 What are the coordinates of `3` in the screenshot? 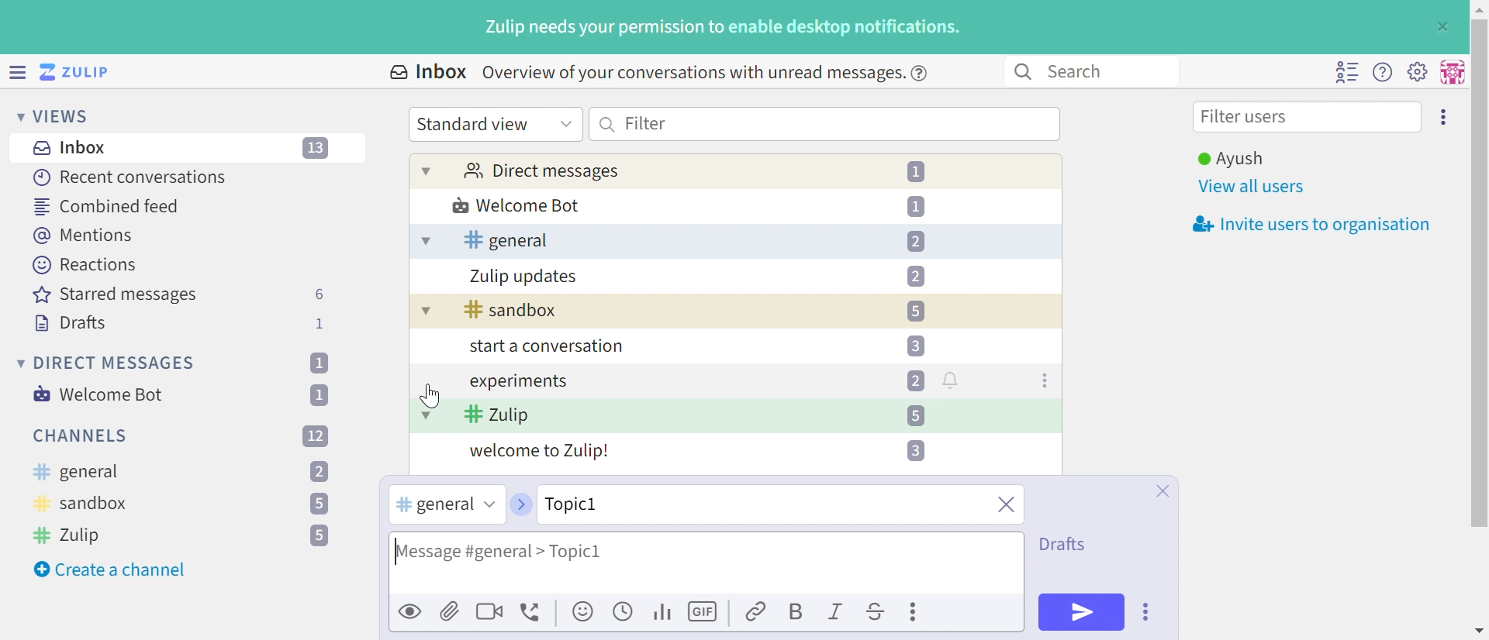 It's located at (914, 450).